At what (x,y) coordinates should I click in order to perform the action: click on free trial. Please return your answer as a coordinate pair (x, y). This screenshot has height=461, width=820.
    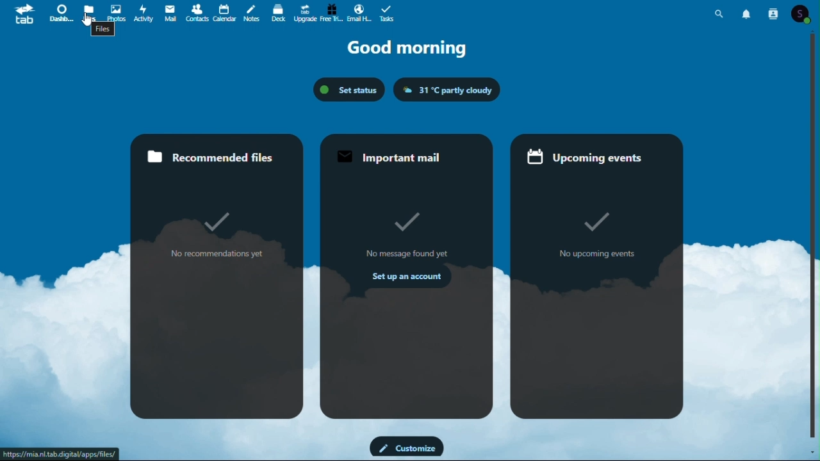
    Looking at the image, I should click on (331, 12).